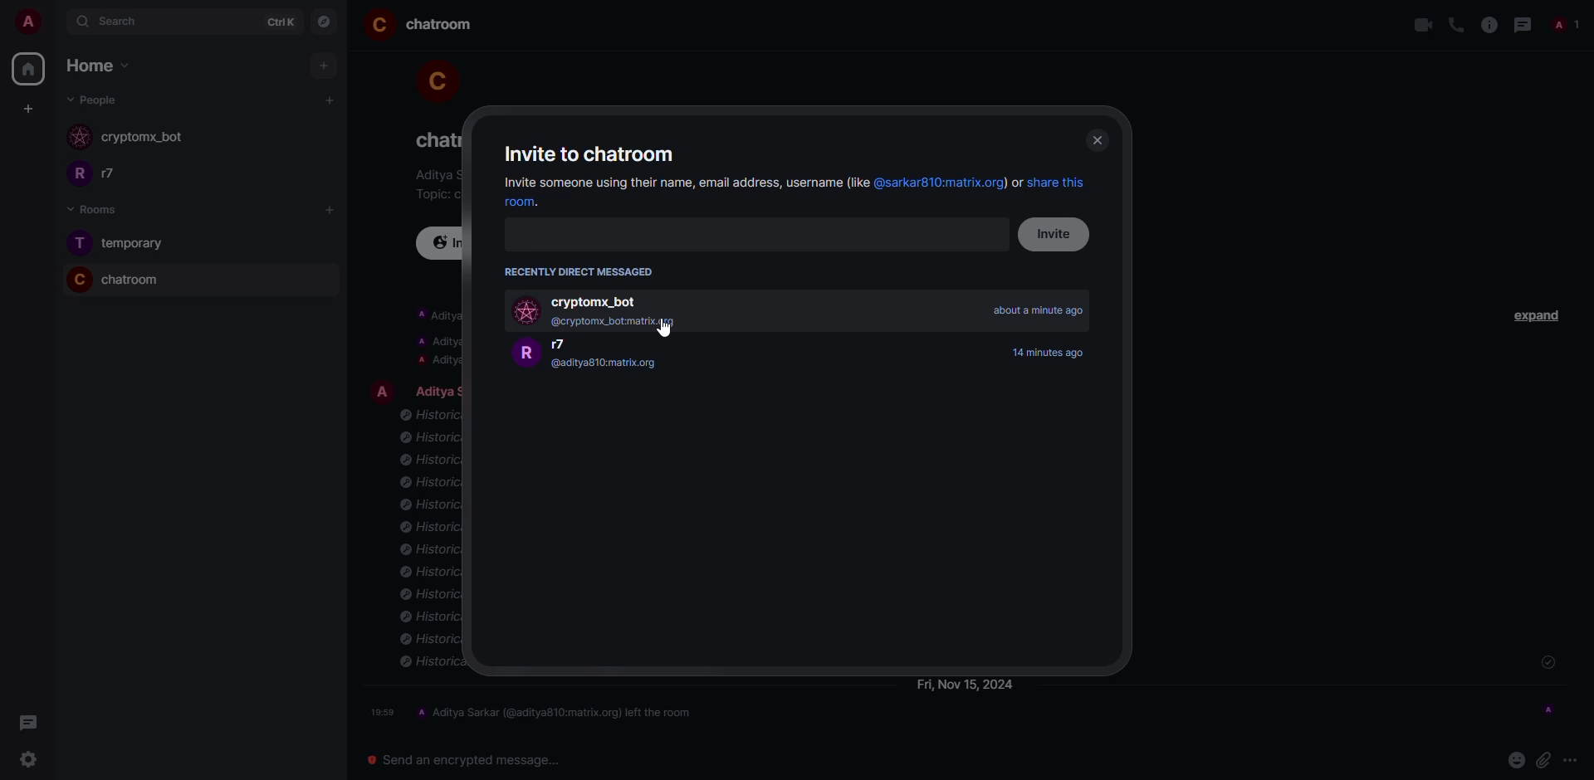  What do you see at coordinates (95, 100) in the screenshot?
I see `people` at bounding box center [95, 100].